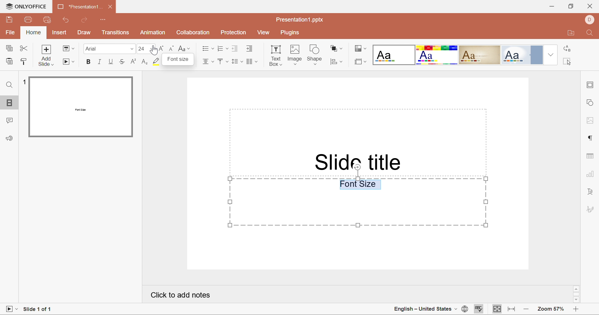 Image resolution: width=599 pixels, height=315 pixels. What do you see at coordinates (512, 310) in the screenshot?
I see `Fit to width` at bounding box center [512, 310].